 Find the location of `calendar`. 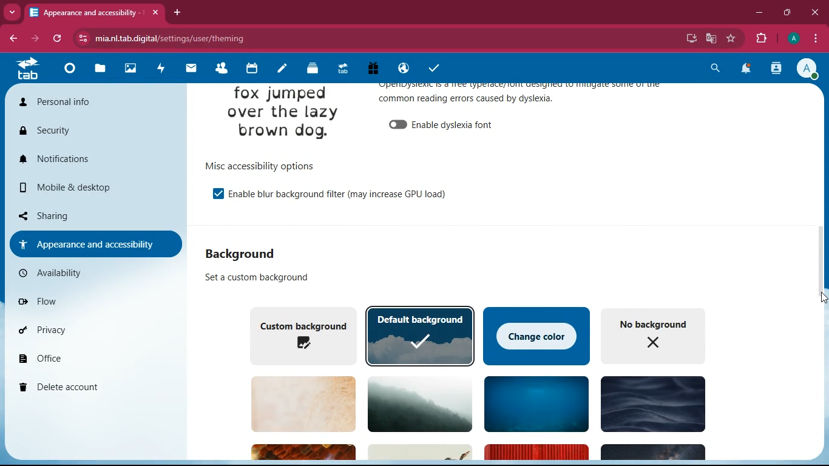

calendar is located at coordinates (253, 69).